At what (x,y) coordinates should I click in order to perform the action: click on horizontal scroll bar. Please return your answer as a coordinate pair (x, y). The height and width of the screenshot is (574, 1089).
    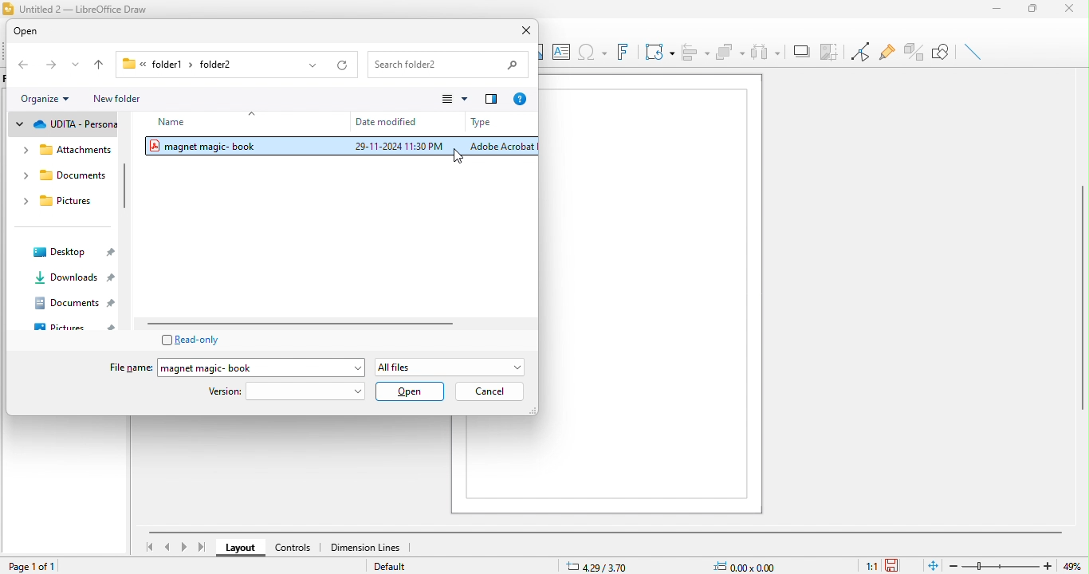
    Looking at the image, I should click on (605, 529).